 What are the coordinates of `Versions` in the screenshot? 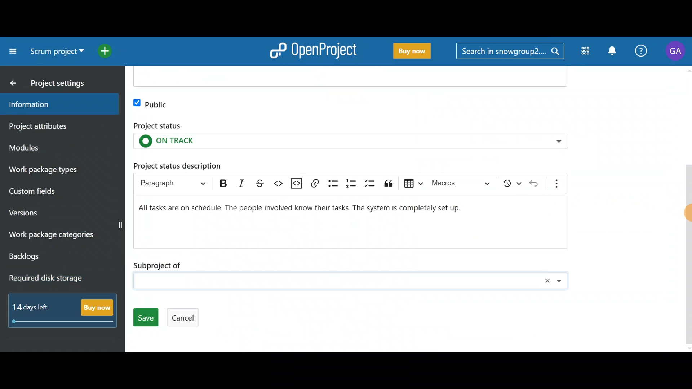 It's located at (38, 211).